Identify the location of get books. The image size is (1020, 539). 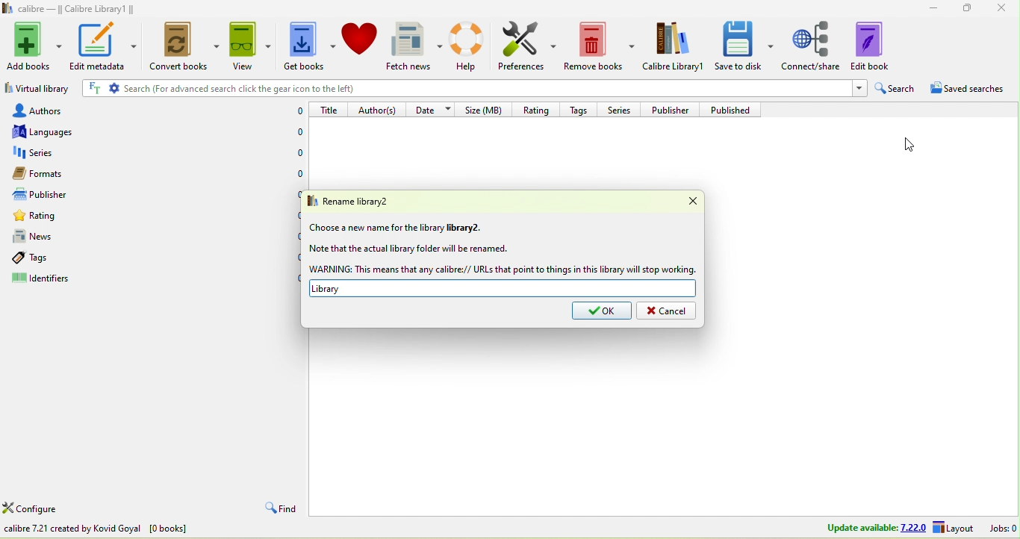
(307, 47).